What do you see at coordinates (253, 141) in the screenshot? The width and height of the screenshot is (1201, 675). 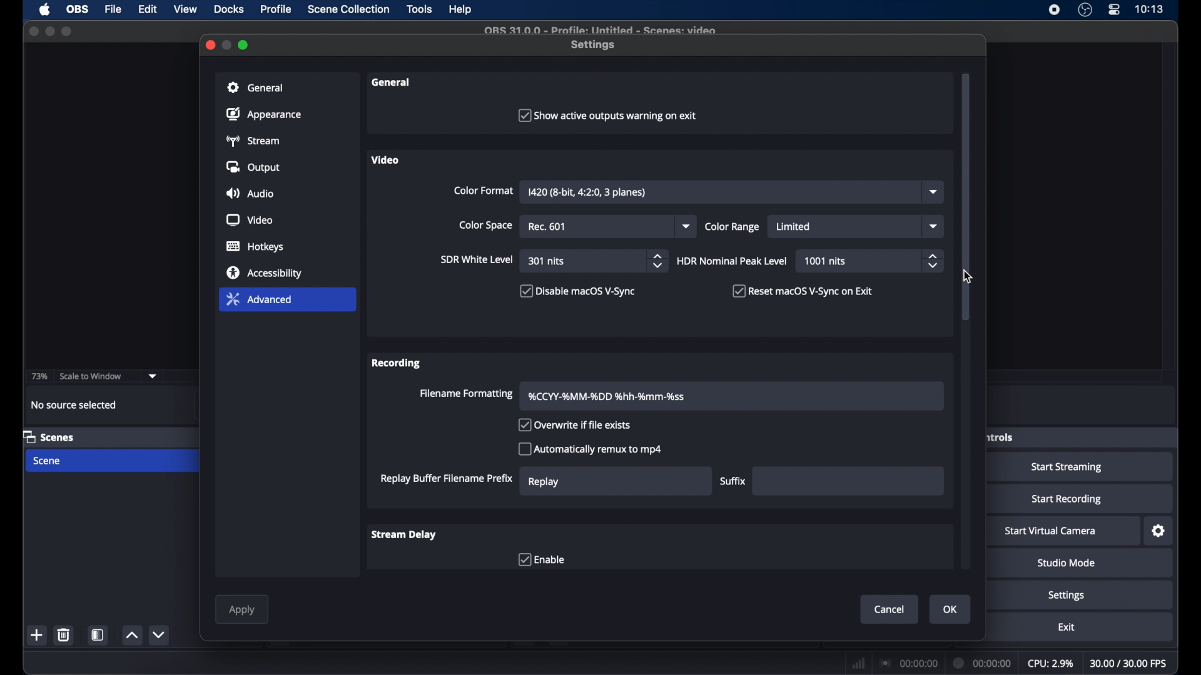 I see `stream` at bounding box center [253, 141].